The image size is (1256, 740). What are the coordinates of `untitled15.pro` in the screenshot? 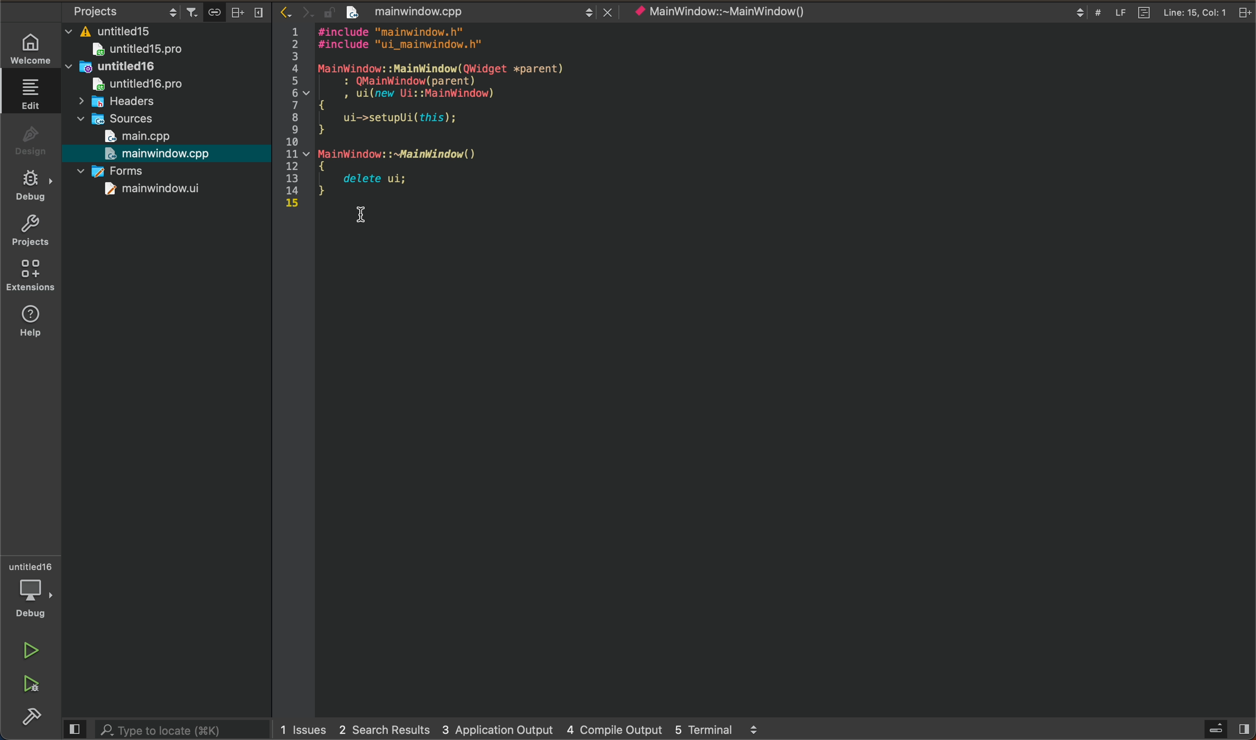 It's located at (149, 50).